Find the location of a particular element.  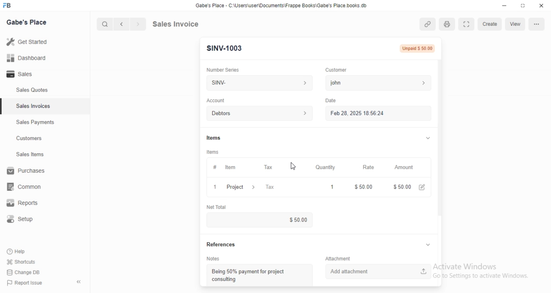

Gabe's Place is located at coordinates (28, 21).